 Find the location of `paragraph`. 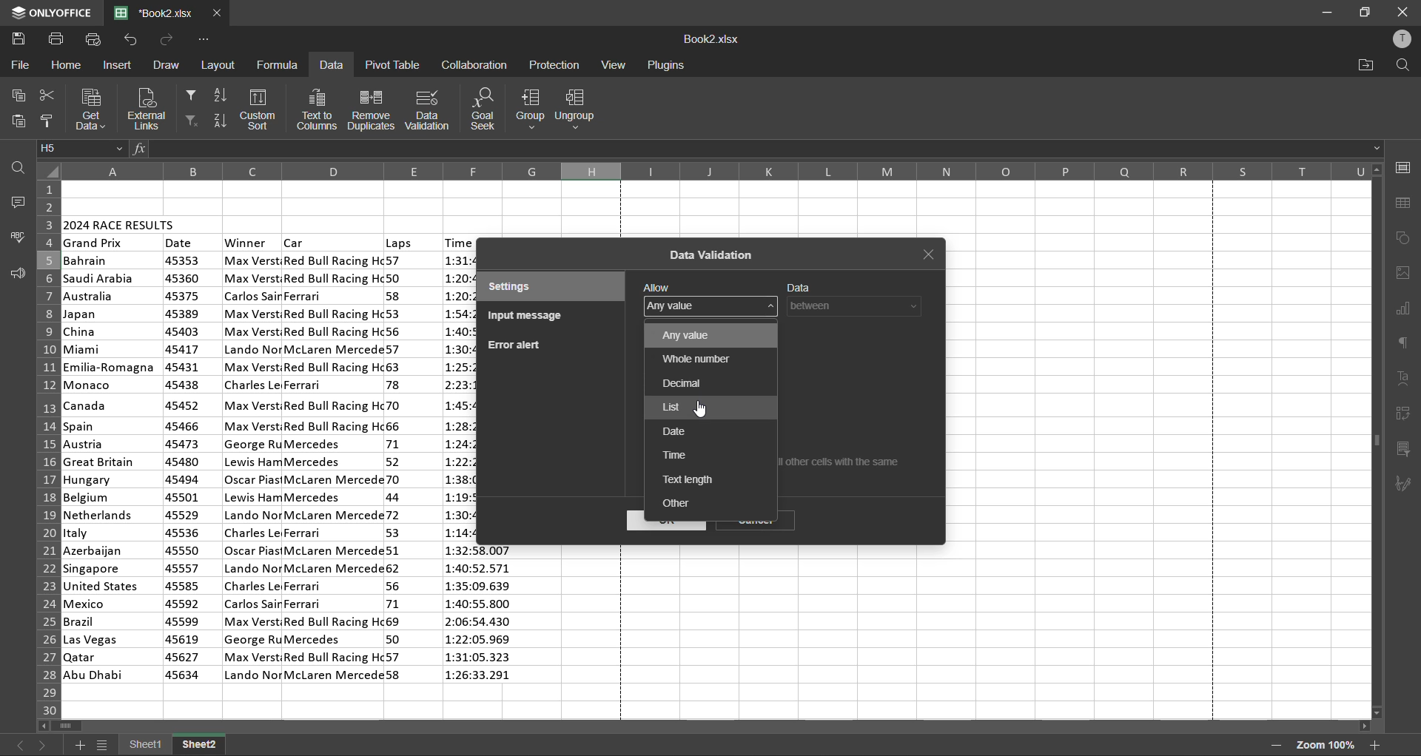

paragraph is located at coordinates (1407, 342).